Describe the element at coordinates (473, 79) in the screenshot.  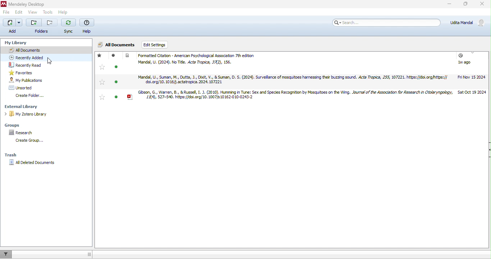
I see `fri nov 15, 2024` at that location.